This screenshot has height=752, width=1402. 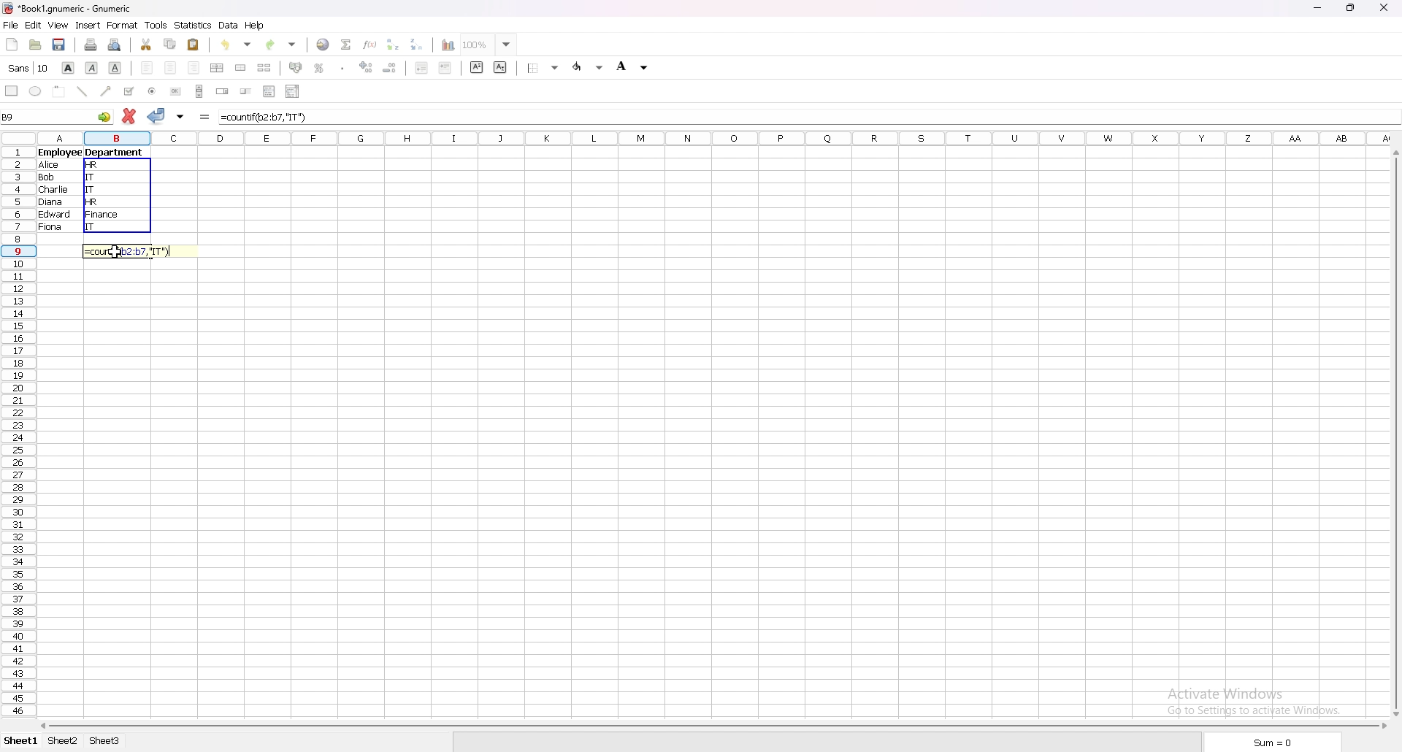 What do you see at coordinates (64, 741) in the screenshot?
I see `sheet 2` at bounding box center [64, 741].